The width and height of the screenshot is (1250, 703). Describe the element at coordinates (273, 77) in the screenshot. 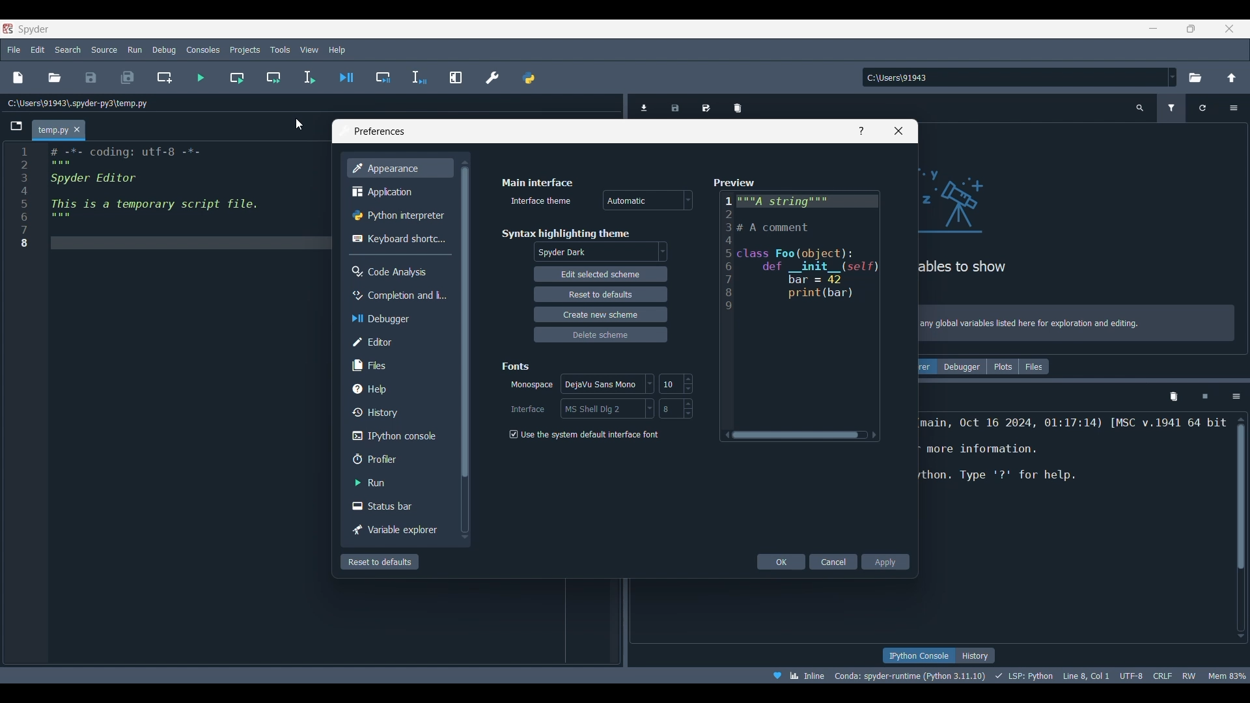

I see `Run current cell and go to the next one` at that location.